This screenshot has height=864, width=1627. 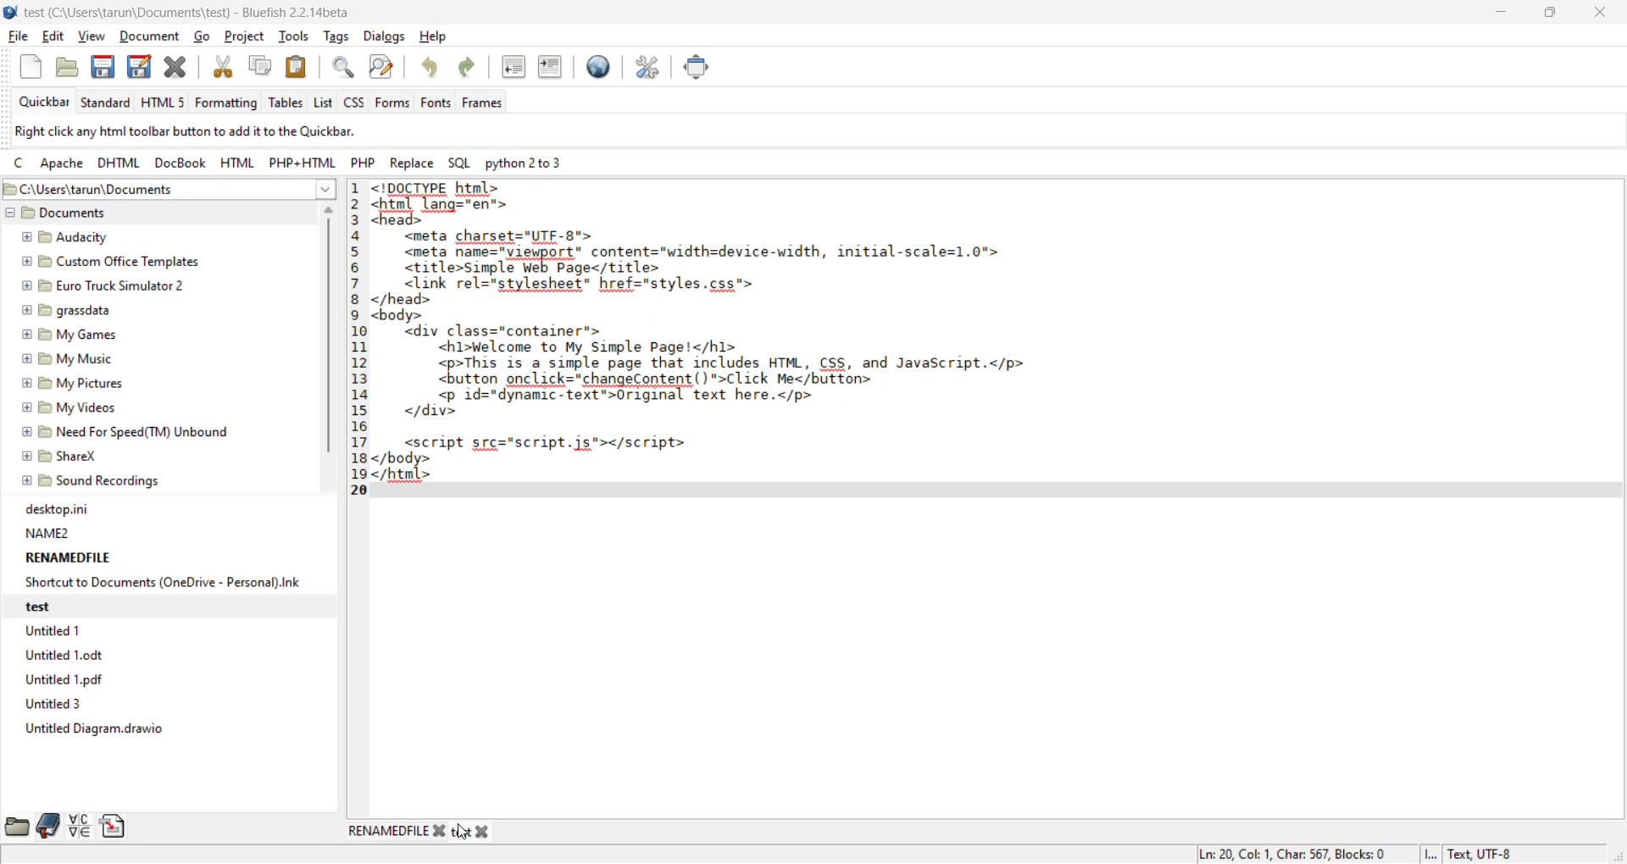 I want to click on save, so click(x=103, y=68).